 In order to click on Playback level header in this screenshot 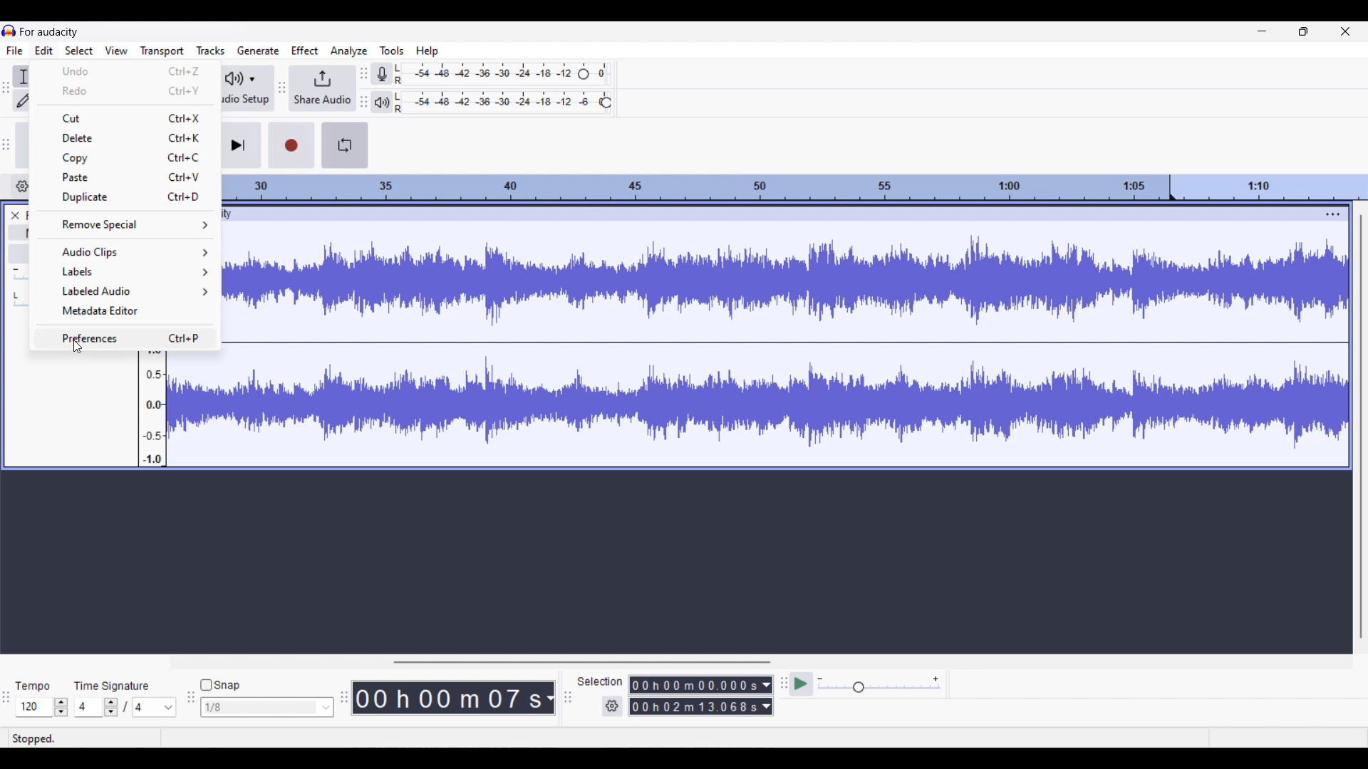, I will do `click(606, 103)`.